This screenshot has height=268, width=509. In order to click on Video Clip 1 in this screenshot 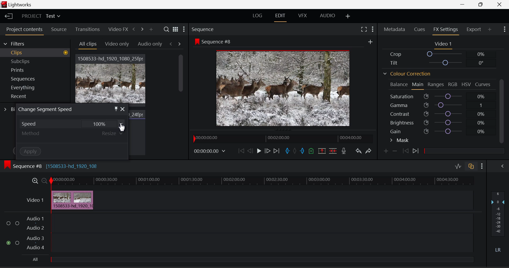, I will do `click(111, 79)`.